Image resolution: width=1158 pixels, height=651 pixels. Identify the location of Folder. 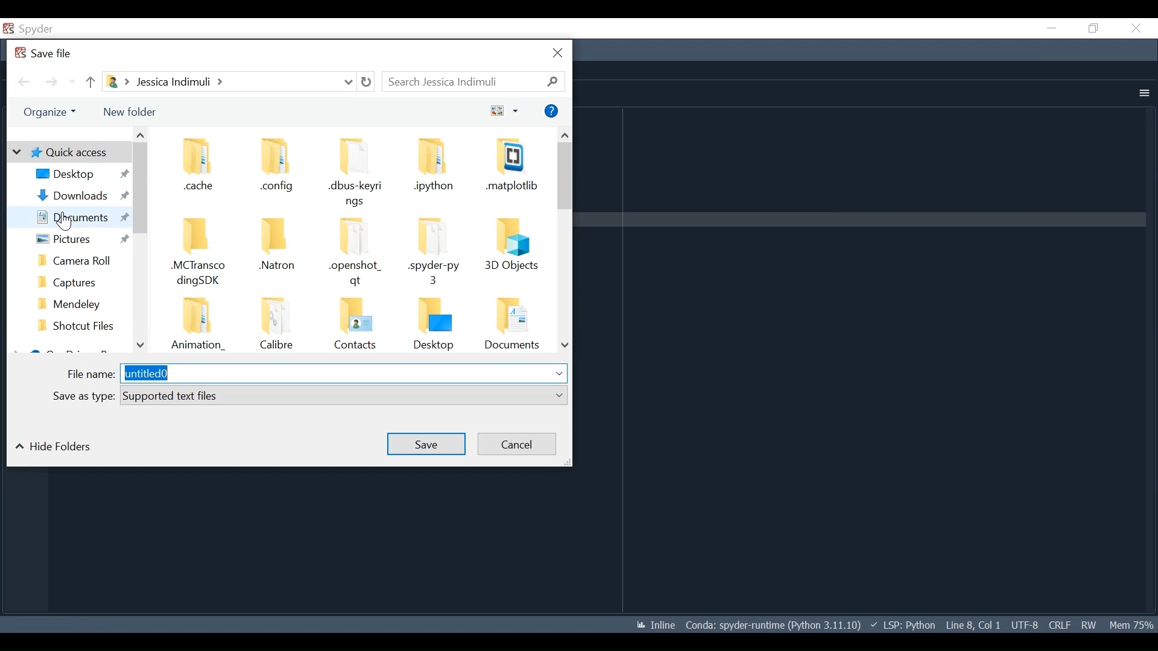
(77, 280).